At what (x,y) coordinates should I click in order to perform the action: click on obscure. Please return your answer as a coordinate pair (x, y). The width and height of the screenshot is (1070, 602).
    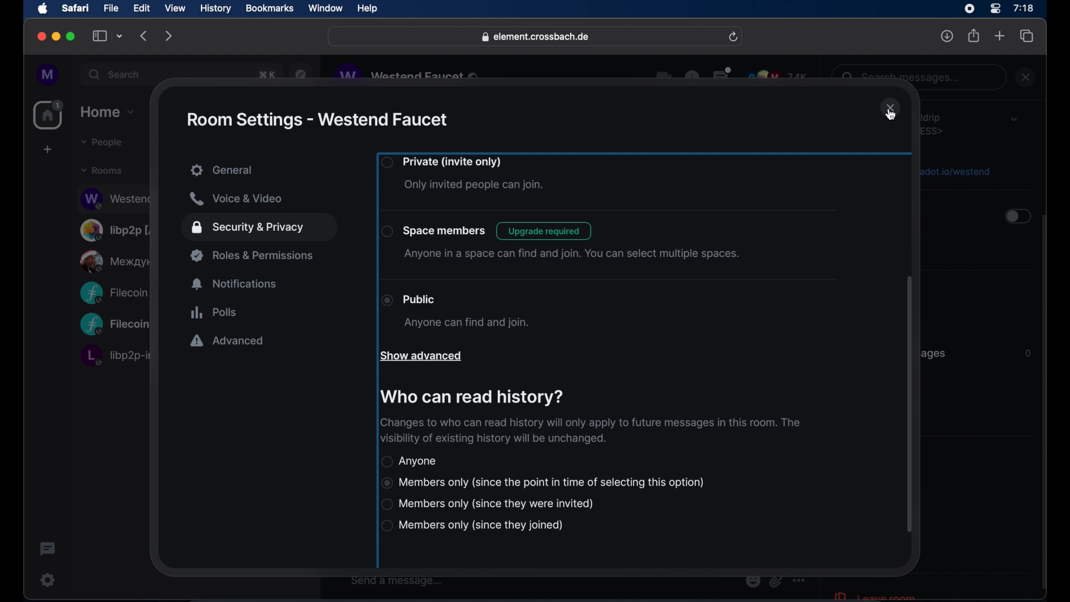
    Looking at the image, I should click on (116, 261).